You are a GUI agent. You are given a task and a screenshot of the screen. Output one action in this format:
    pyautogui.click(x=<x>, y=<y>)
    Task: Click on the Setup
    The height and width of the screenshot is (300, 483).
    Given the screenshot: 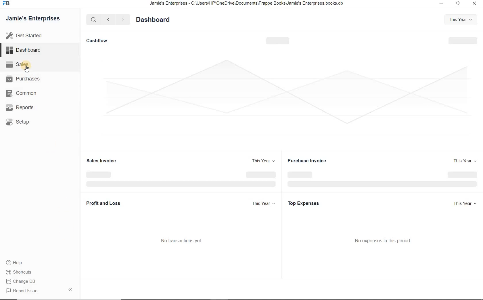 What is the action you would take?
    pyautogui.click(x=24, y=122)
    